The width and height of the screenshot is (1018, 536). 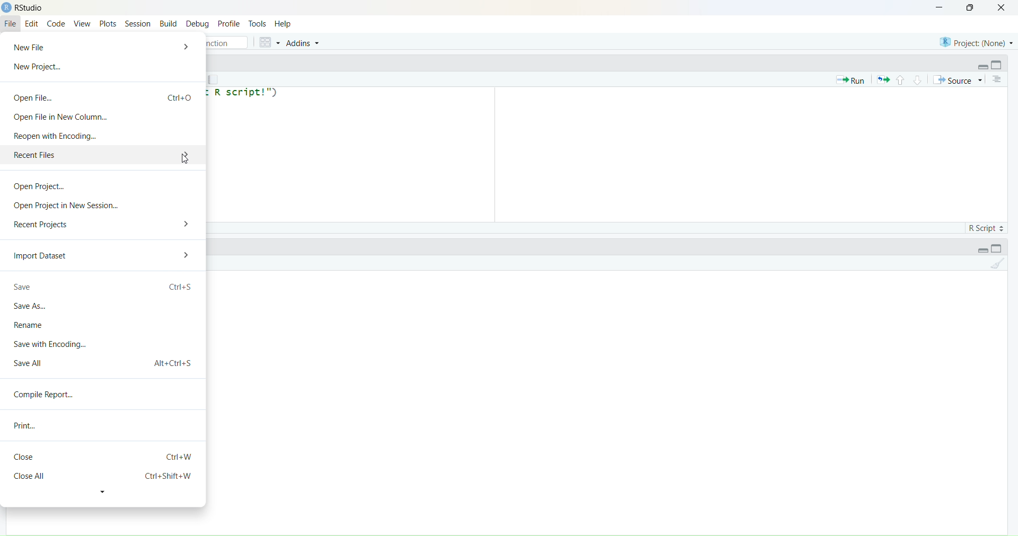 What do you see at coordinates (998, 65) in the screenshot?
I see `Maximize/Restore` at bounding box center [998, 65].